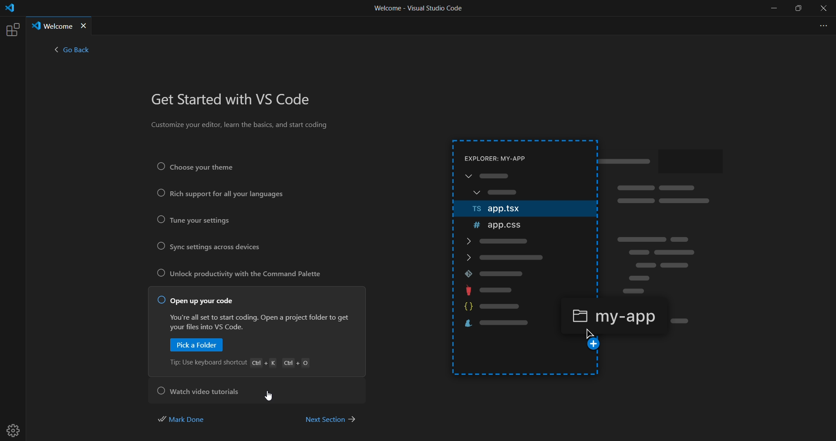  What do you see at coordinates (16, 427) in the screenshot?
I see `settings` at bounding box center [16, 427].